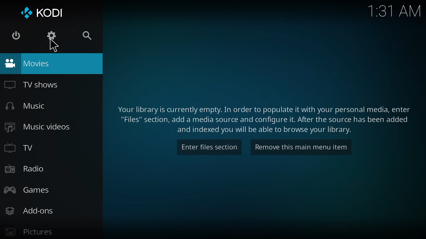 This screenshot has height=239, width=426. Describe the element at coordinates (16, 35) in the screenshot. I see `power` at that location.